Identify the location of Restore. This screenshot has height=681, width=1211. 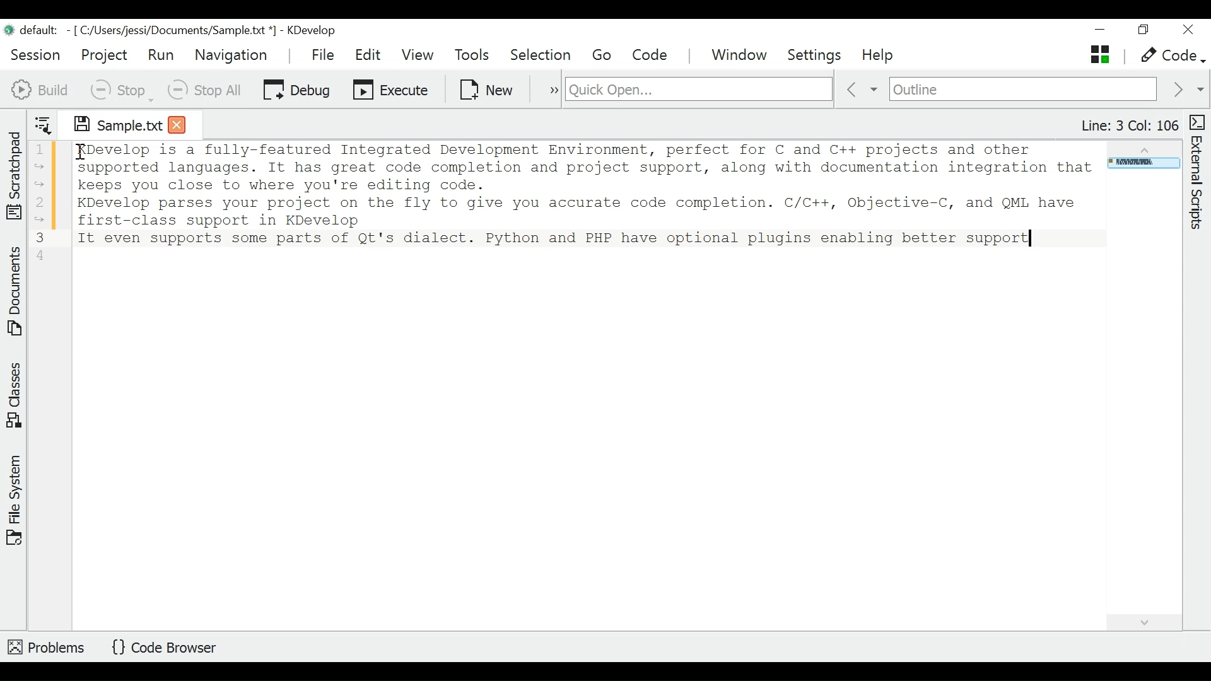
(1142, 32).